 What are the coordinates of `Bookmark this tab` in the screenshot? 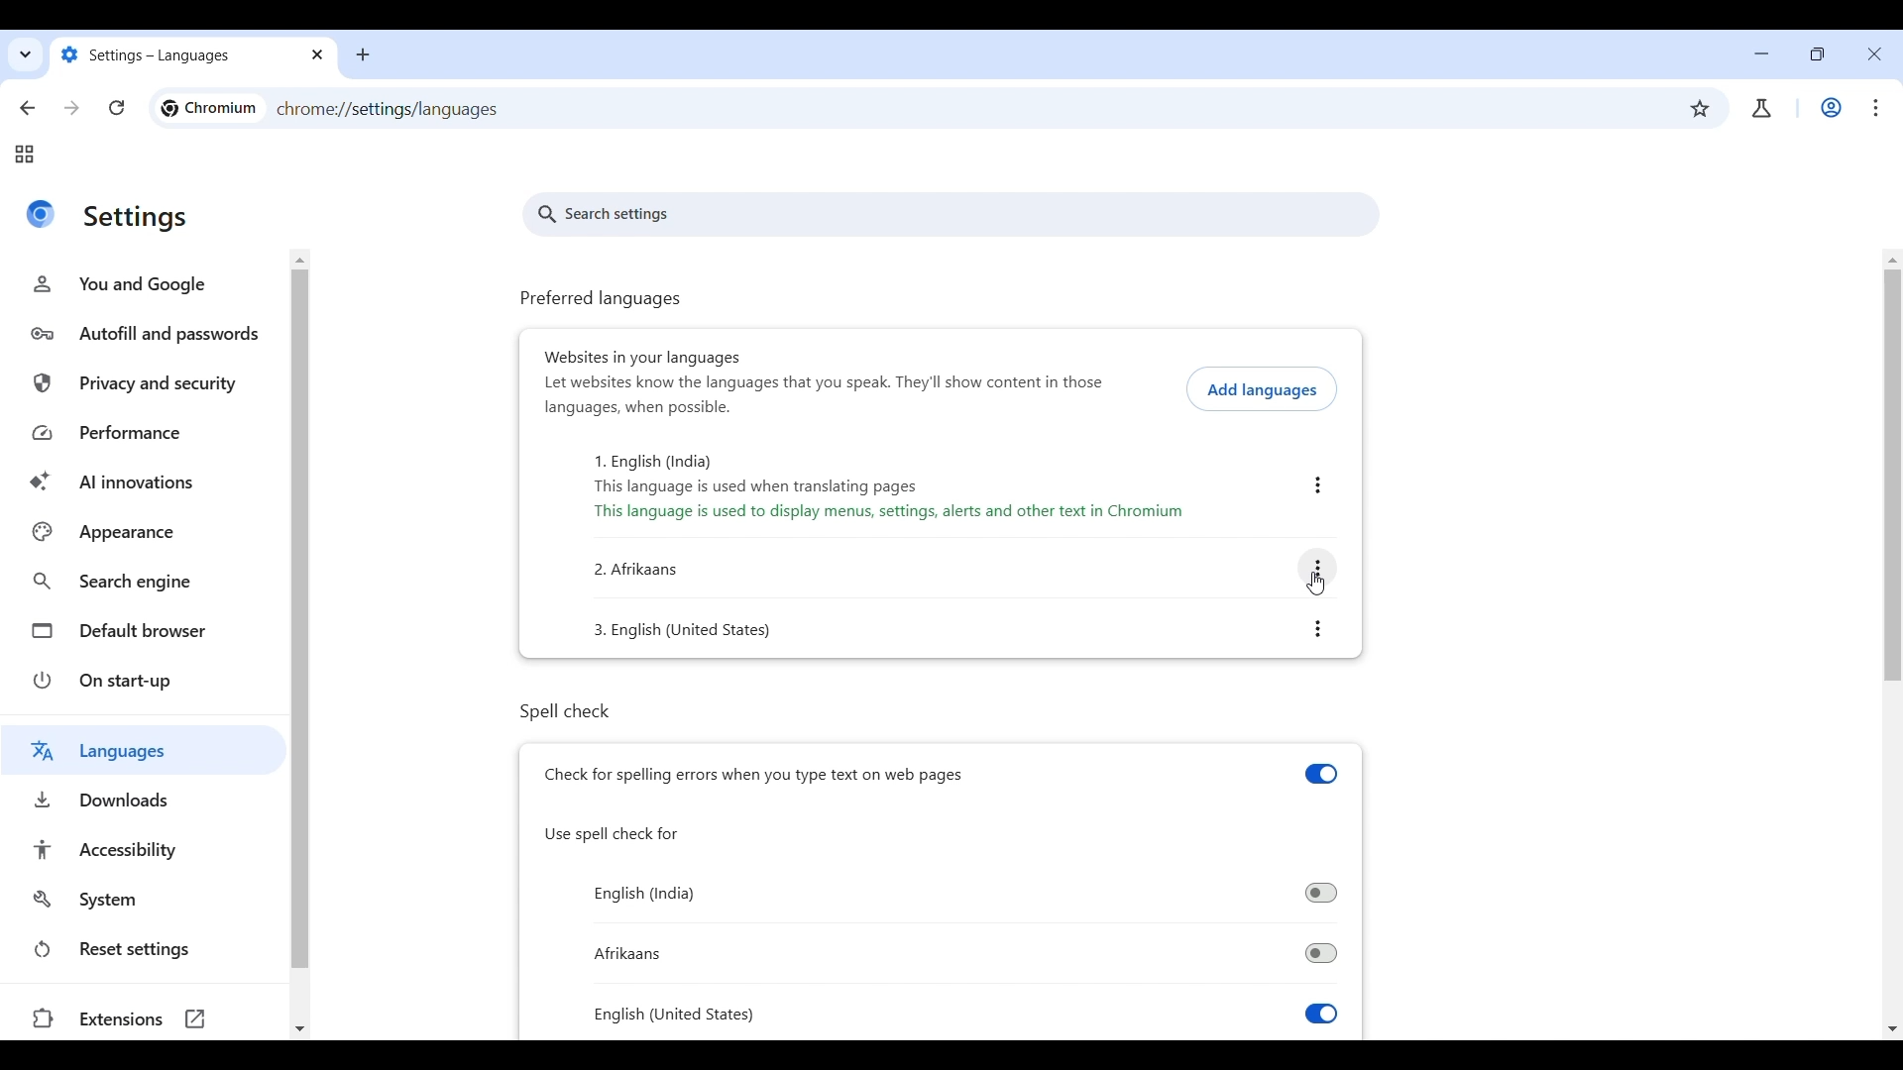 It's located at (1701, 109).